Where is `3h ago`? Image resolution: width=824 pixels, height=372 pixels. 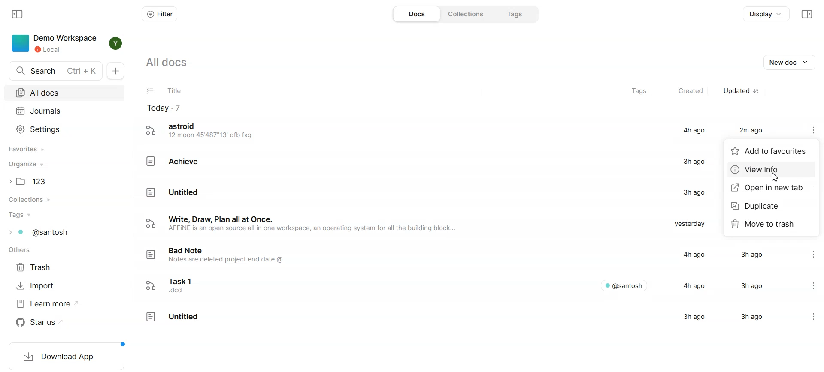 3h ago is located at coordinates (690, 193).